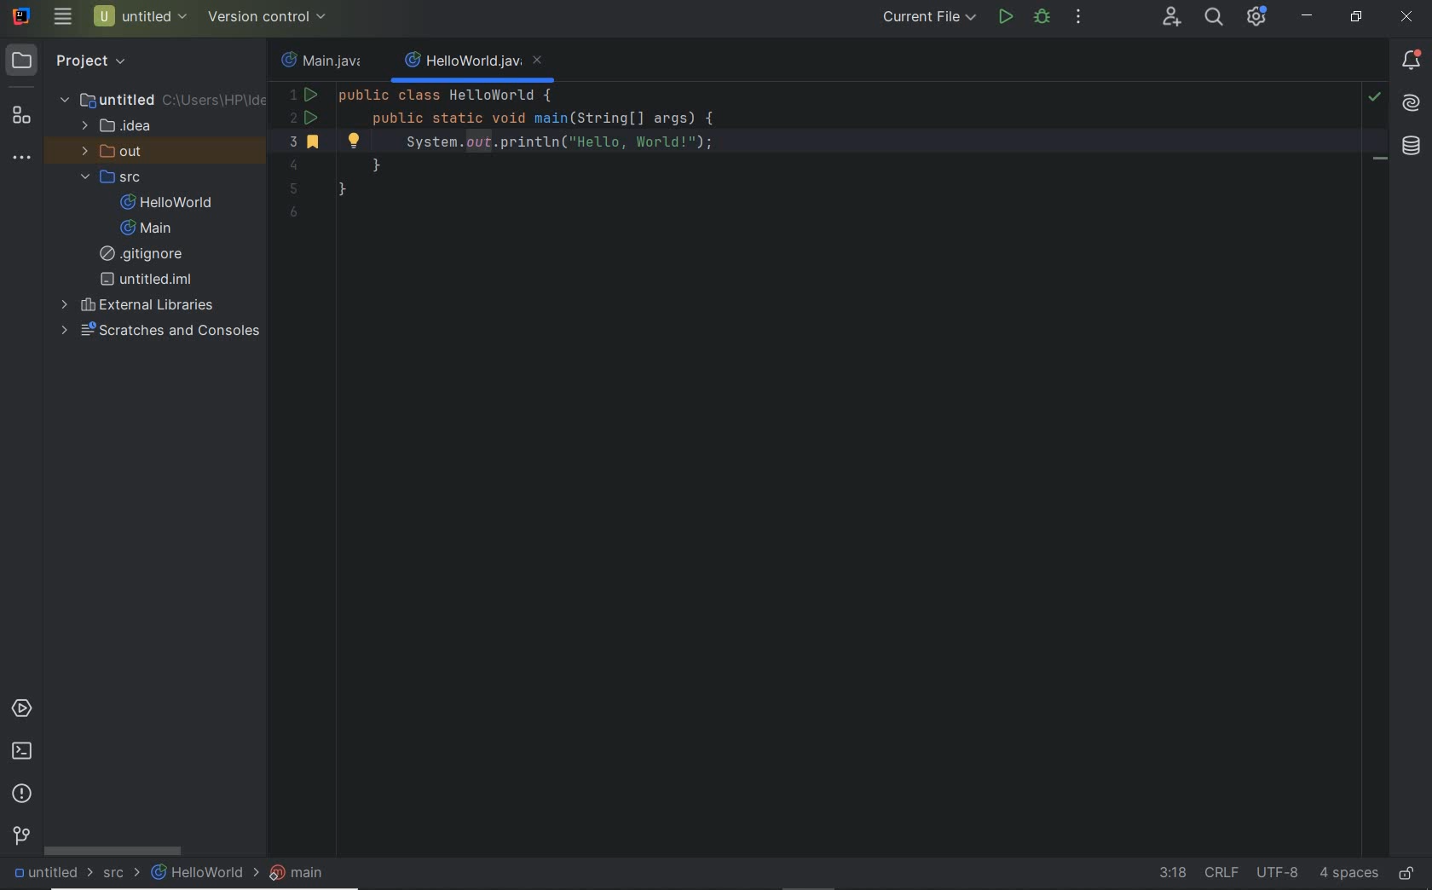 This screenshot has height=890, width=1432. I want to click on CRLF(line separator), so click(1221, 869).